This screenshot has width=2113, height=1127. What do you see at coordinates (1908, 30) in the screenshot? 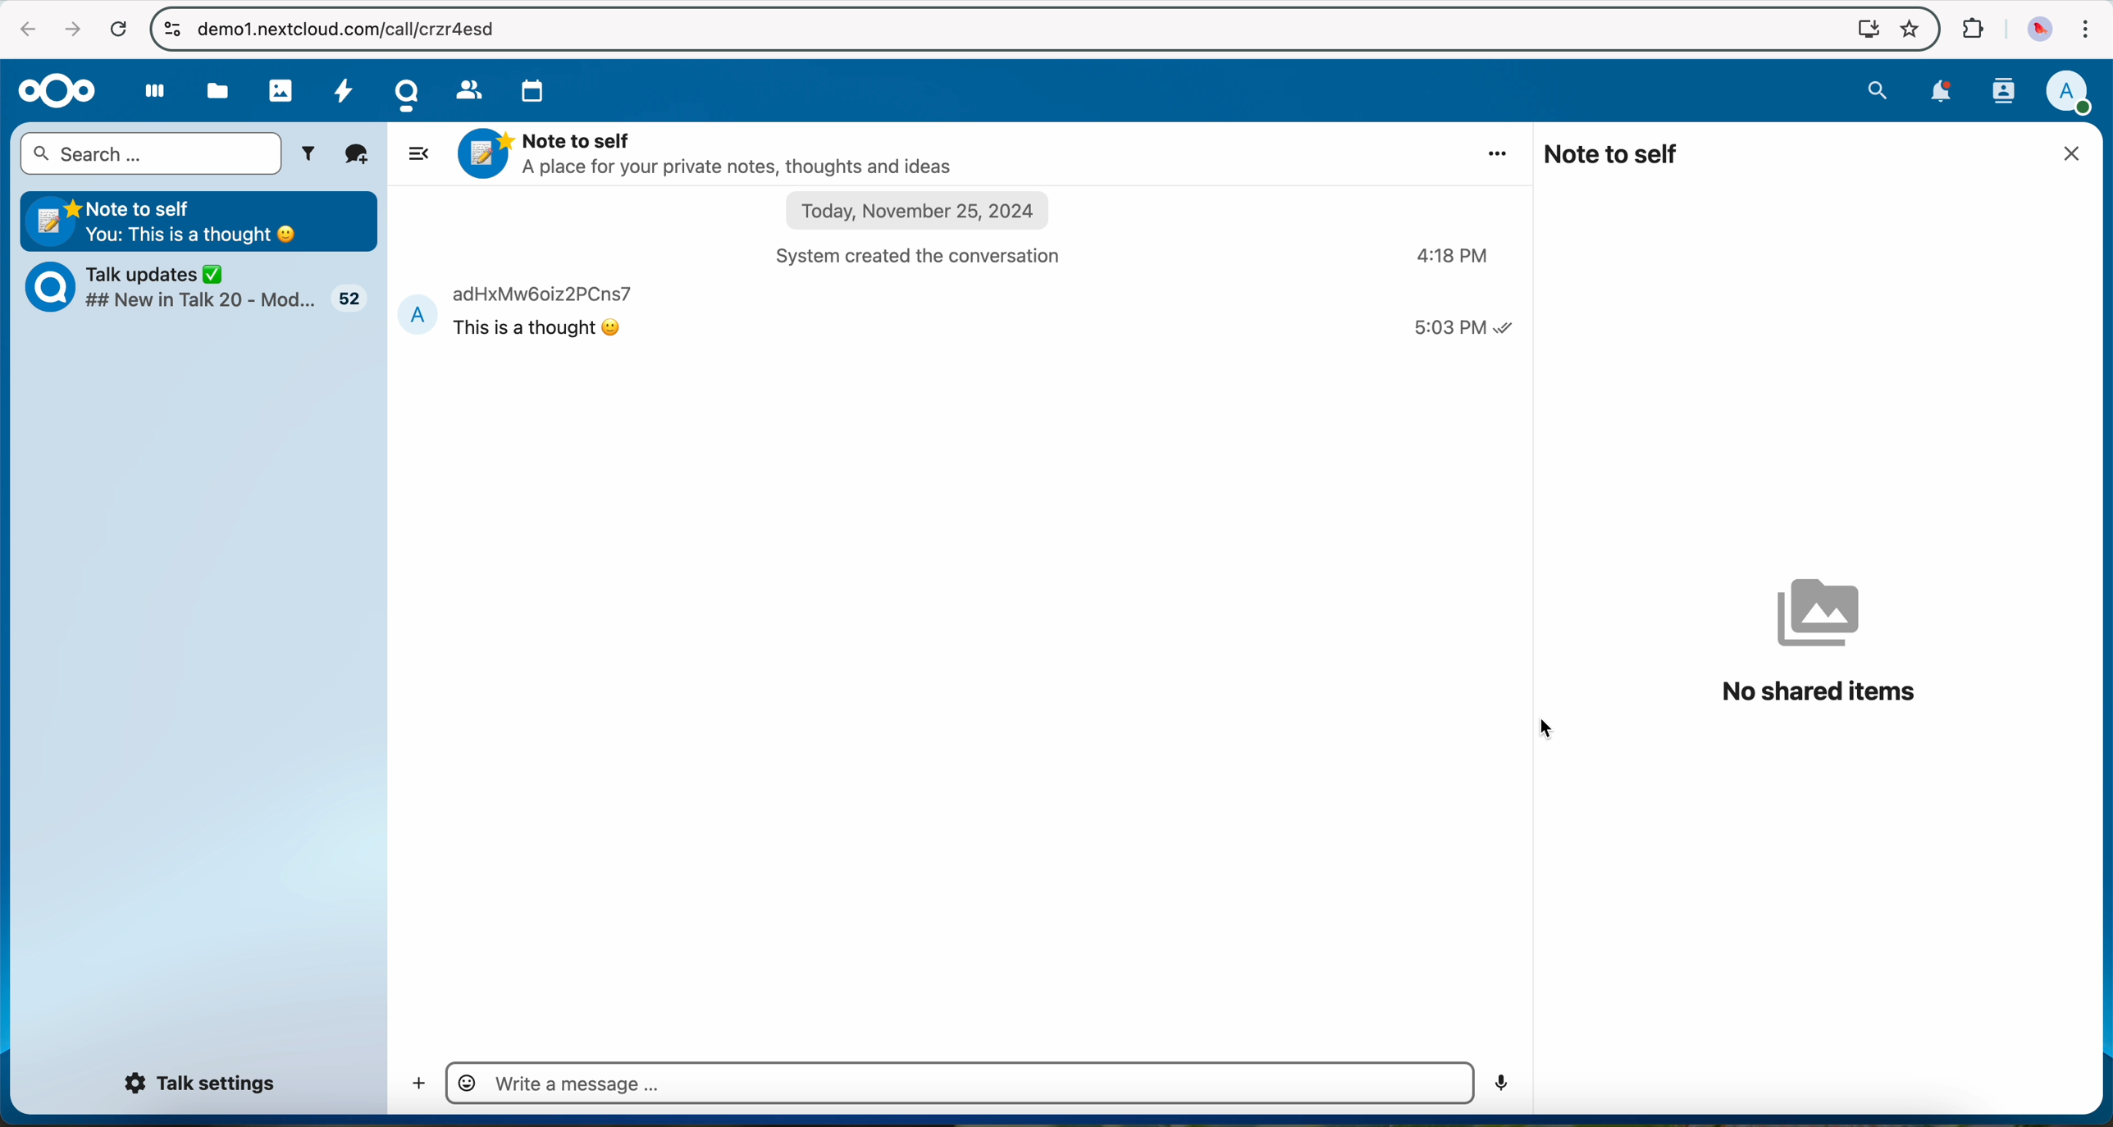
I see `favorites` at bounding box center [1908, 30].